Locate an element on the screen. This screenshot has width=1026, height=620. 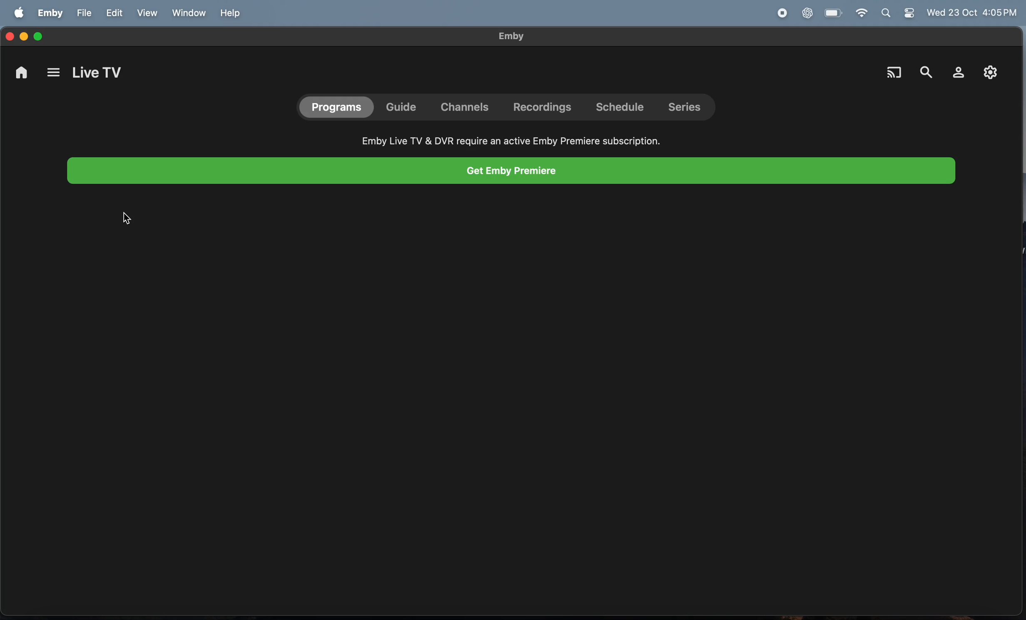
file is located at coordinates (82, 13).